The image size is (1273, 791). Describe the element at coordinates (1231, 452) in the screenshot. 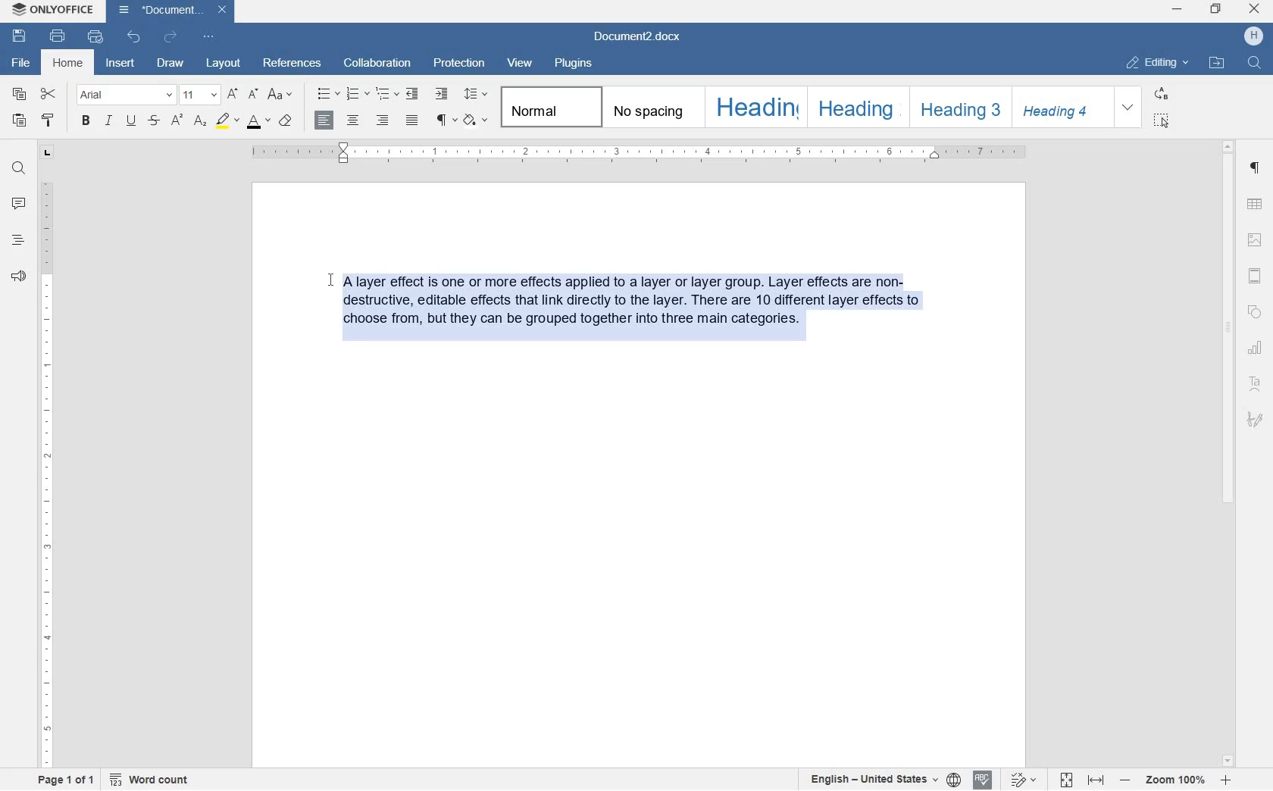

I see `scrollbar` at that location.